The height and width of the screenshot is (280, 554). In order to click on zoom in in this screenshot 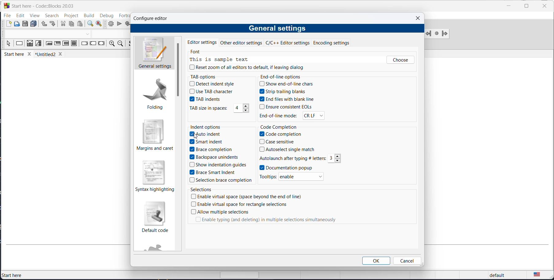, I will do `click(111, 44)`.